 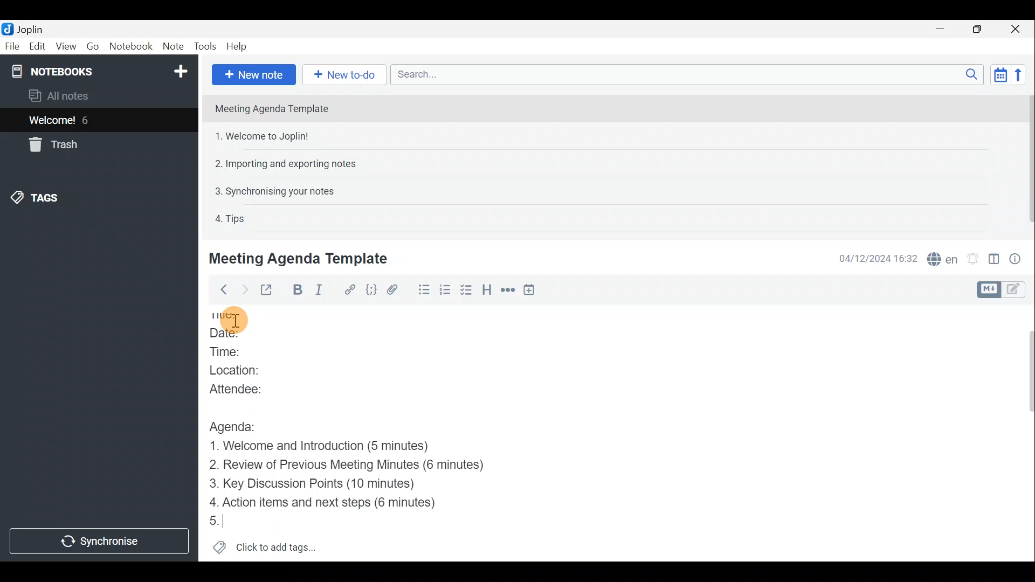 I want to click on Close, so click(x=1016, y=30).